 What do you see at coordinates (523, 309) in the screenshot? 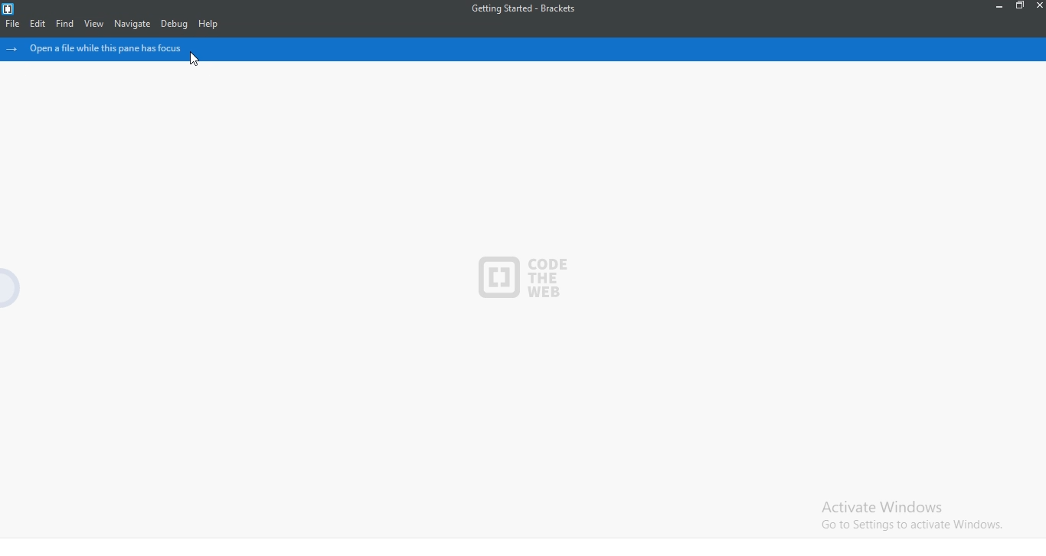
I see `code editor` at bounding box center [523, 309].